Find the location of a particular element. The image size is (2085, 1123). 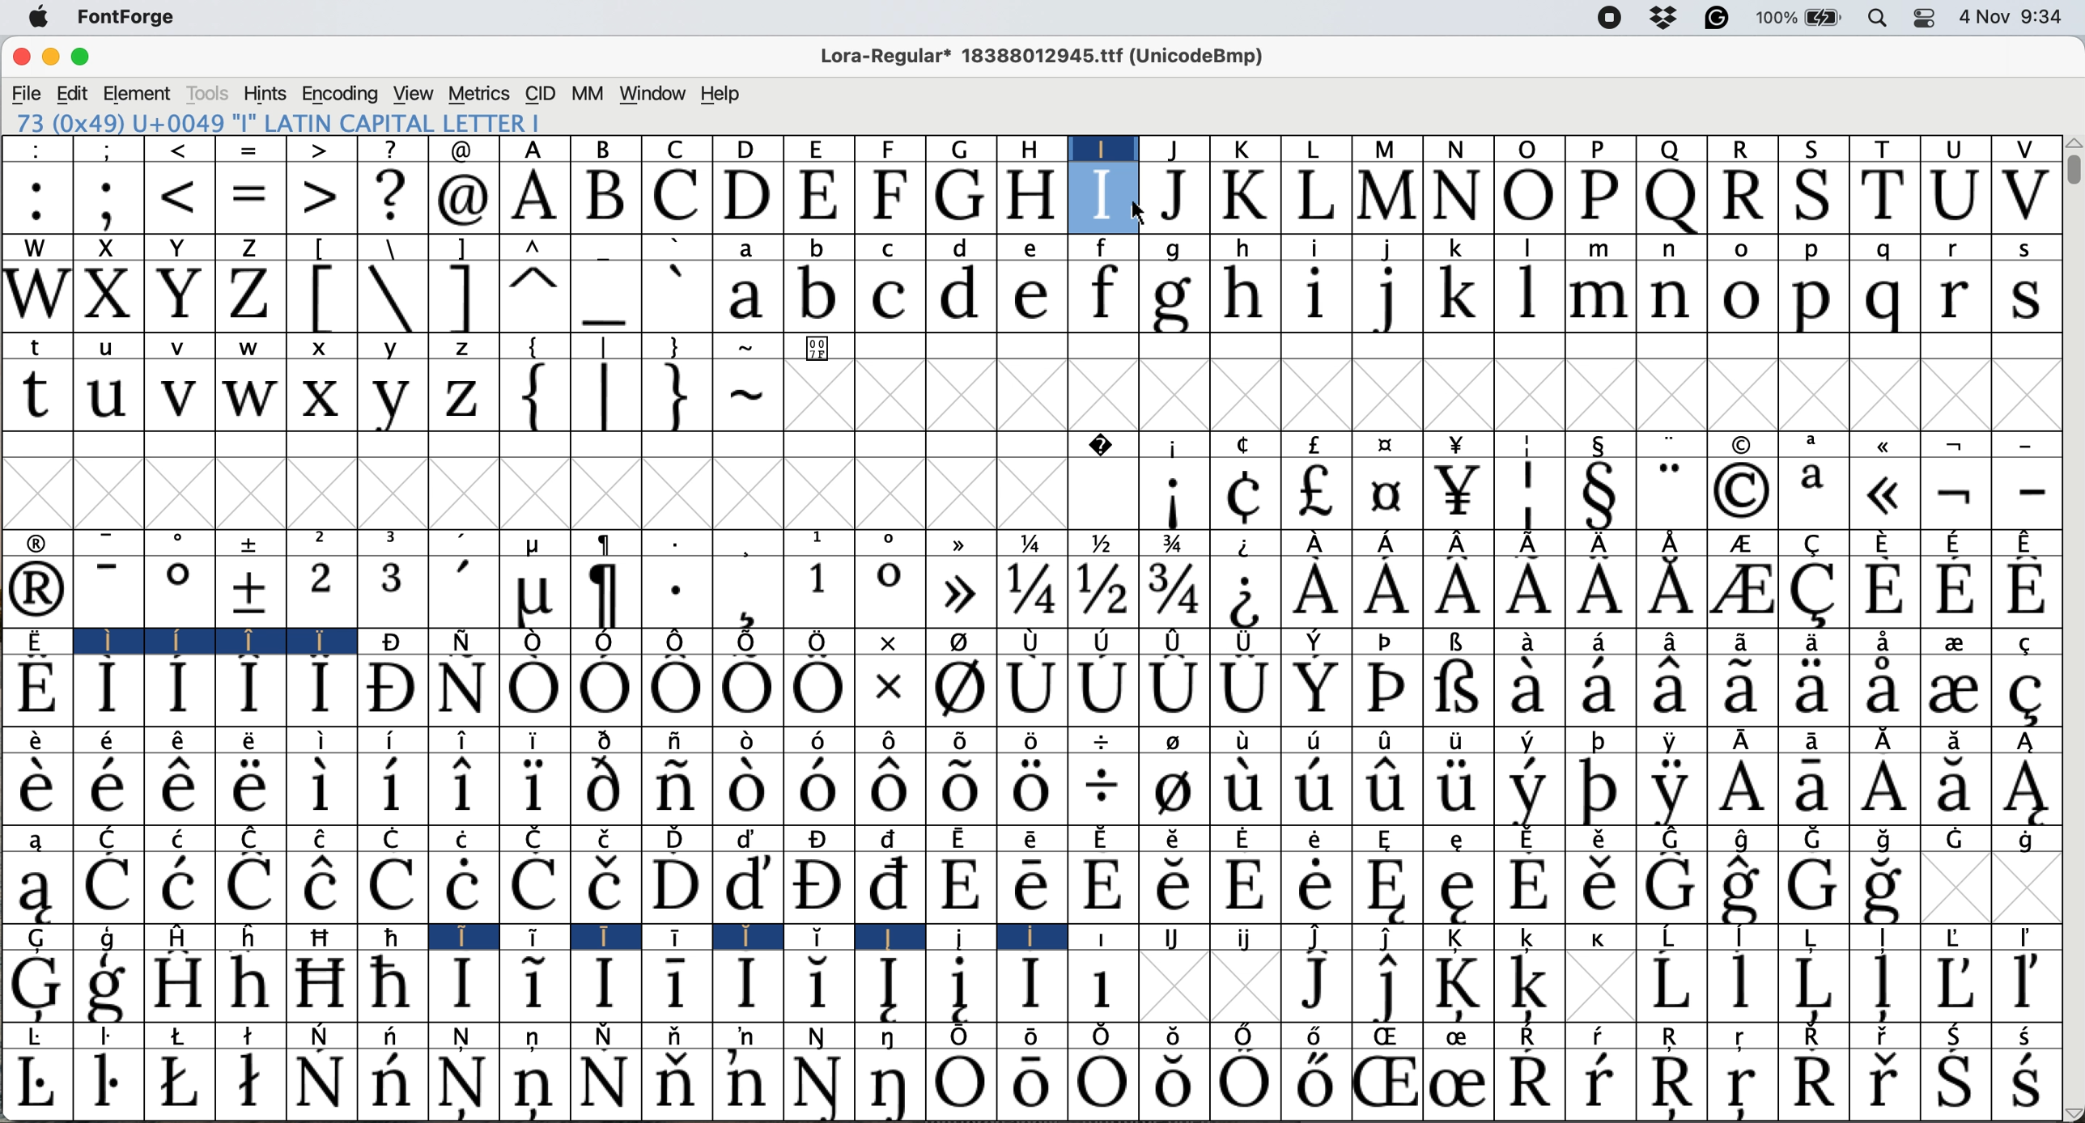

Symbol is located at coordinates (1885, 642).